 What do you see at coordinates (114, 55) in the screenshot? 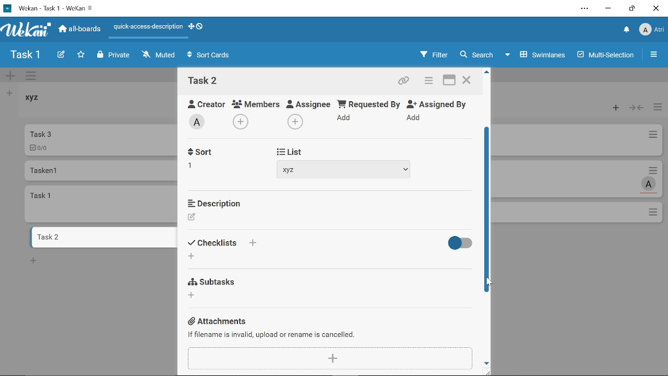
I see `Private` at bounding box center [114, 55].